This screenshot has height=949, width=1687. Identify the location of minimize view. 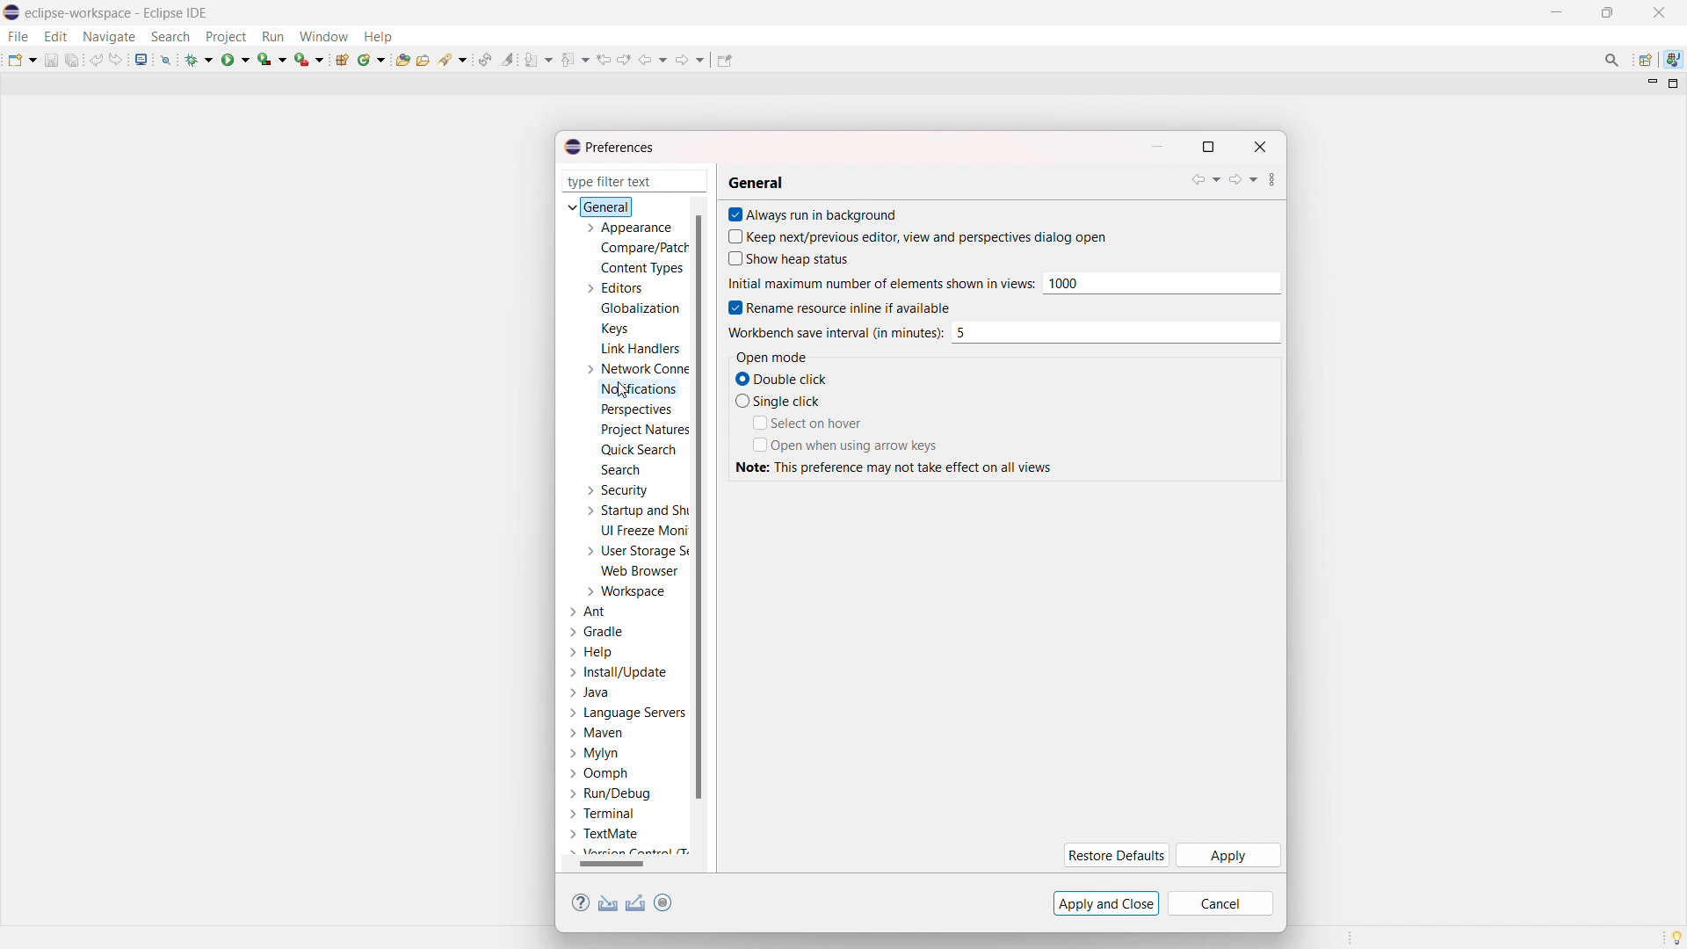
(1650, 83).